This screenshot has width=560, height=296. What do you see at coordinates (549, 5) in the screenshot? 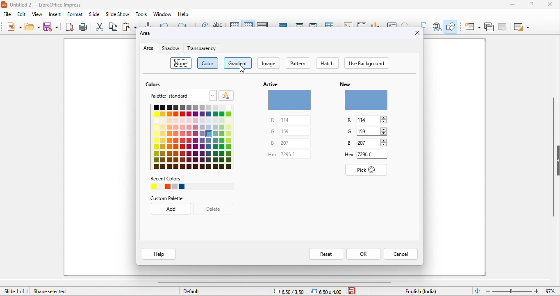
I see `close` at bounding box center [549, 5].